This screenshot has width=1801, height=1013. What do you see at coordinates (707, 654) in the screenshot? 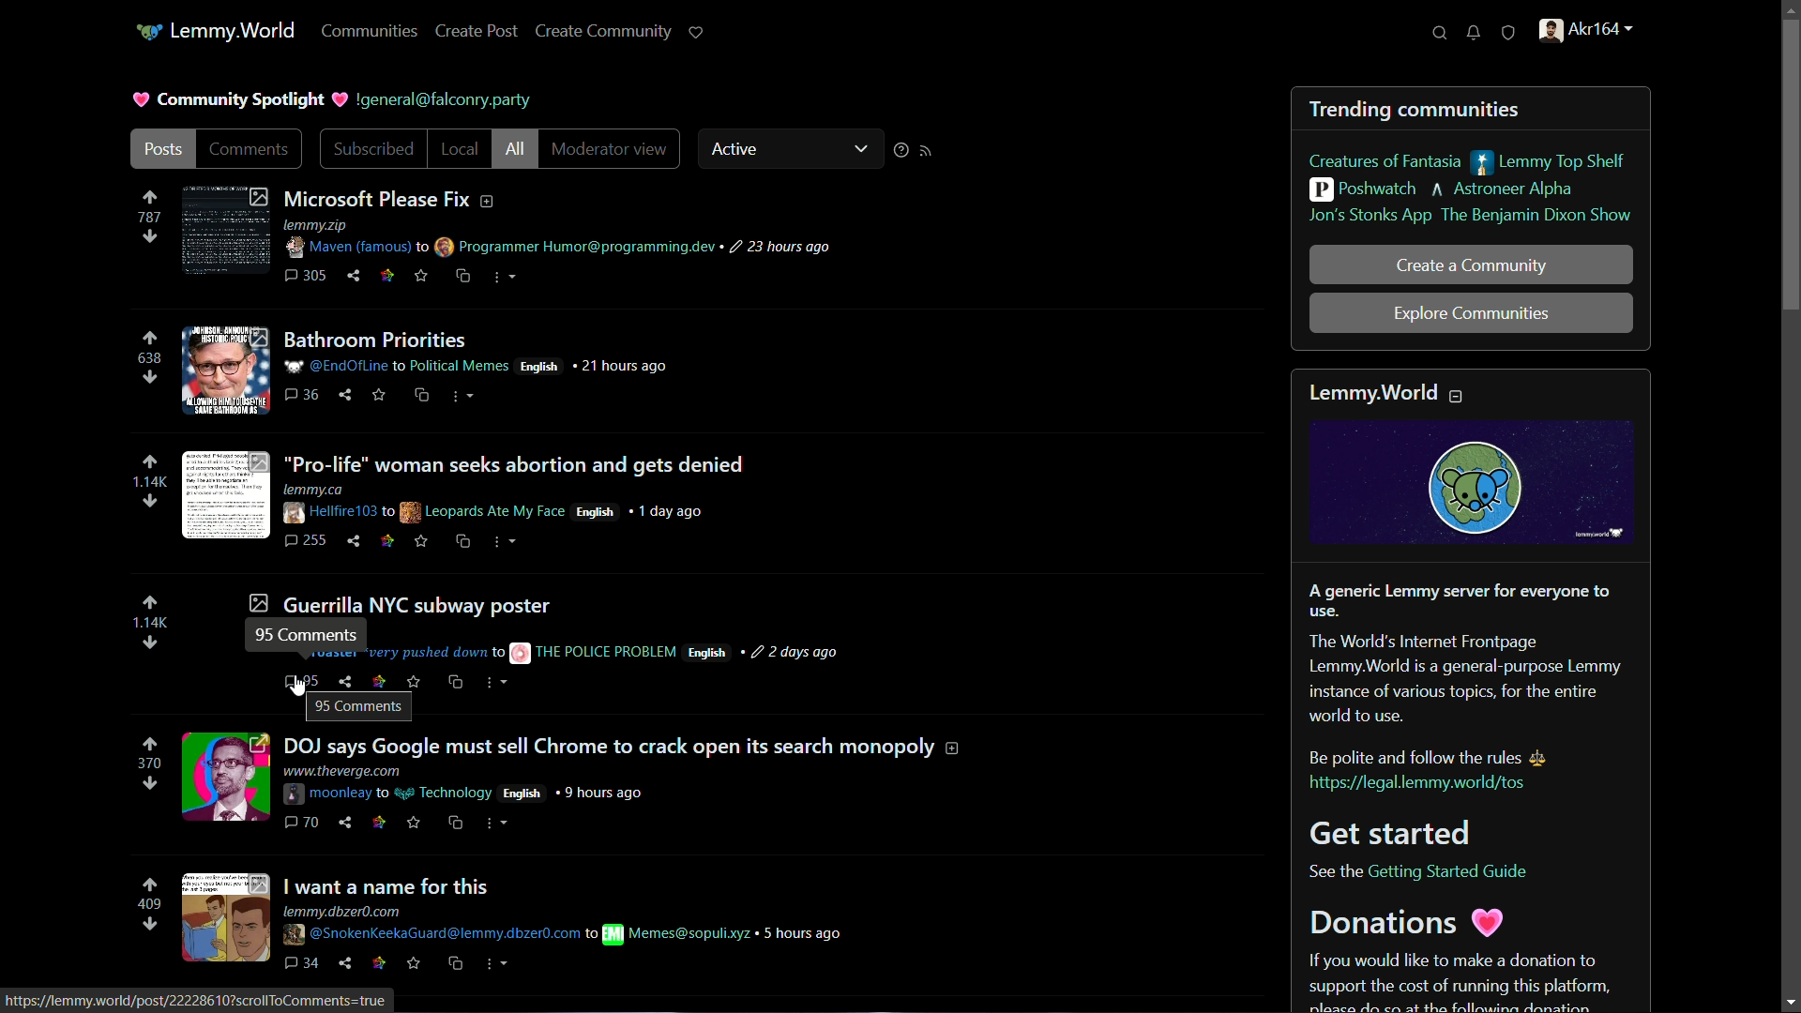
I see `language` at bounding box center [707, 654].